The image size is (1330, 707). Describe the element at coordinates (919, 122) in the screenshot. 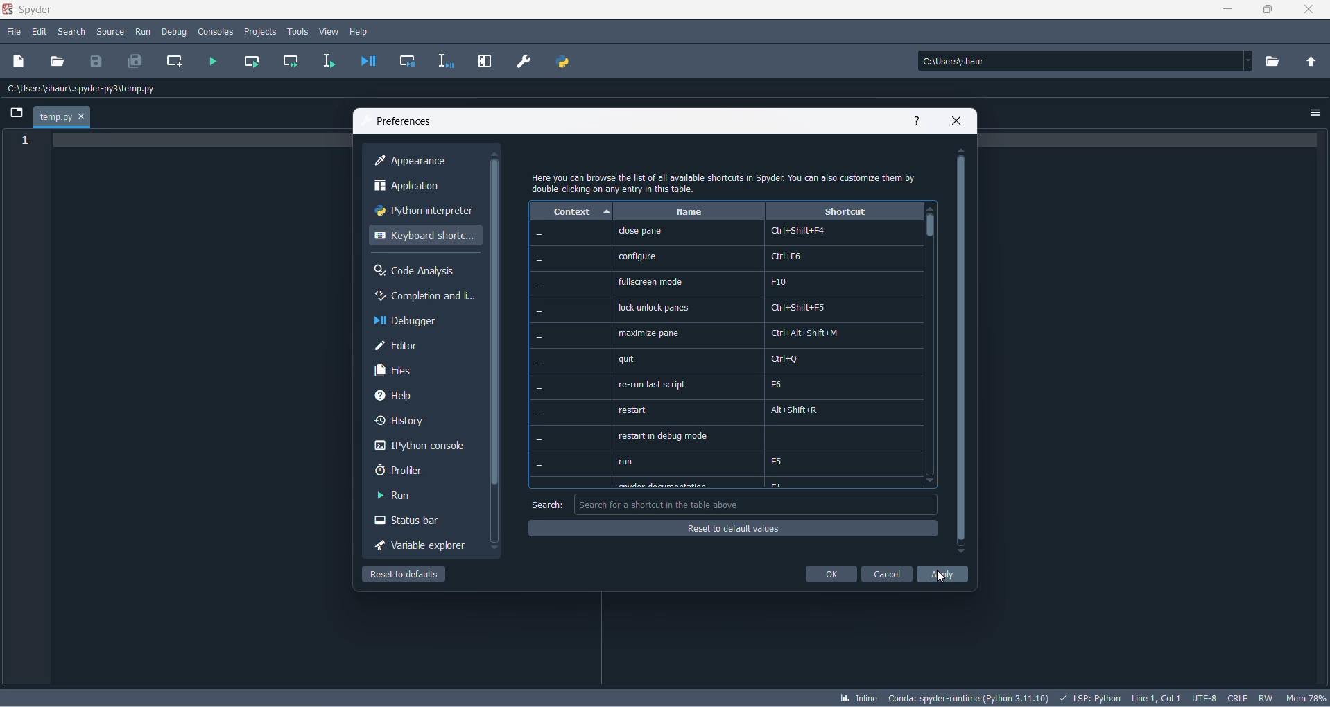

I see `help` at that location.